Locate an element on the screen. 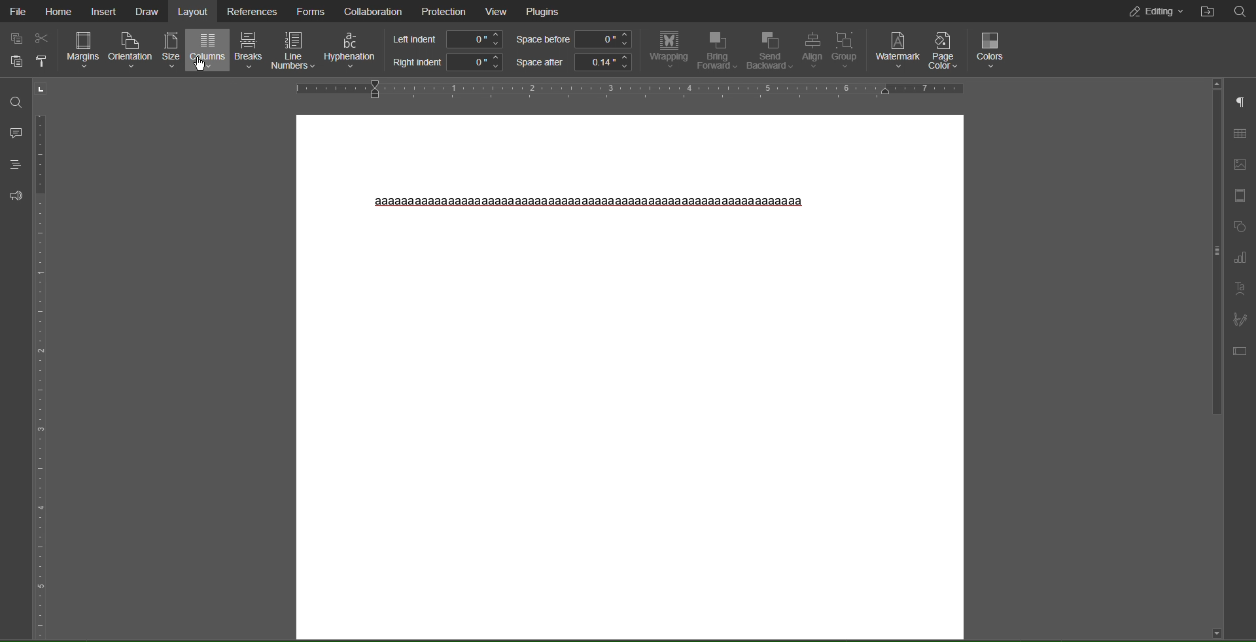 Image resolution: width=1256 pixels, height=642 pixels. cursor is located at coordinates (203, 65).